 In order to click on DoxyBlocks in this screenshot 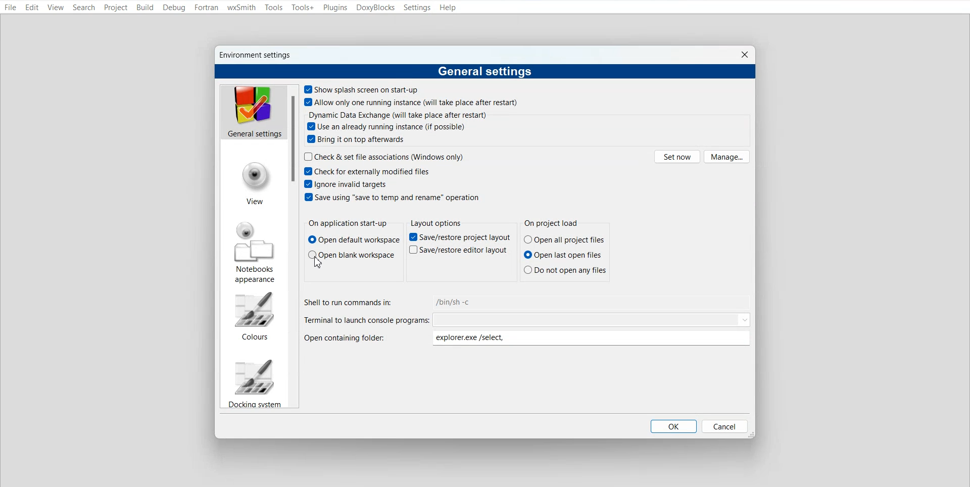, I will do `click(376, 8)`.